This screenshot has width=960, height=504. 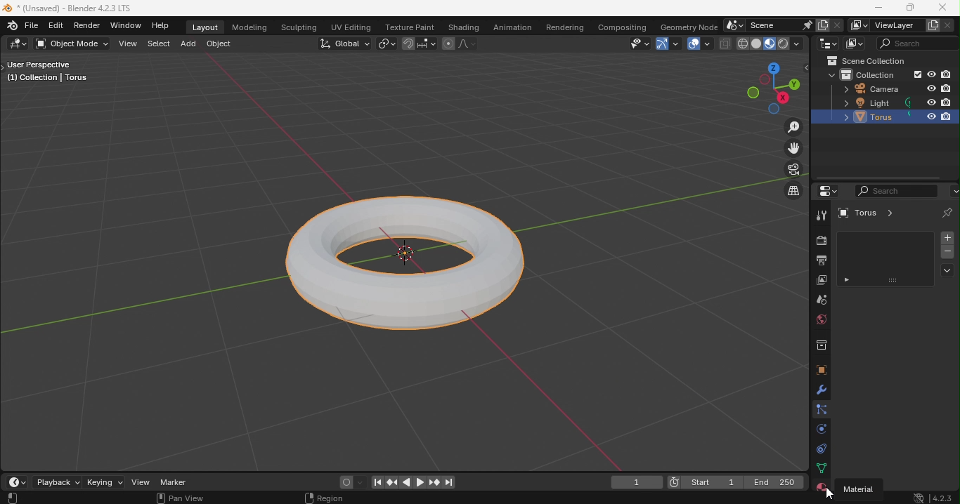 I want to click on File, so click(x=32, y=25).